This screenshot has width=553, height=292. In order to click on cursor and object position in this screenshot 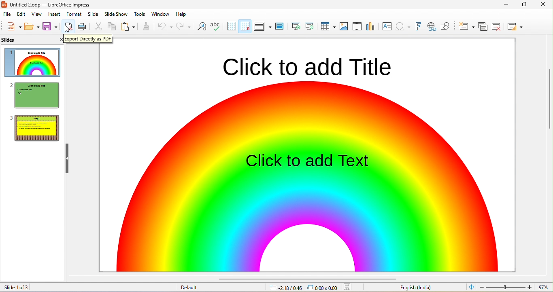, I will do `click(303, 288)`.